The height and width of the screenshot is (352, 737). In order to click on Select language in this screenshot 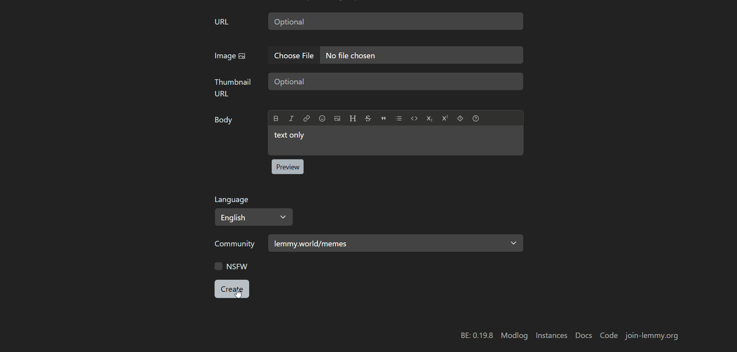, I will do `click(255, 217)`.